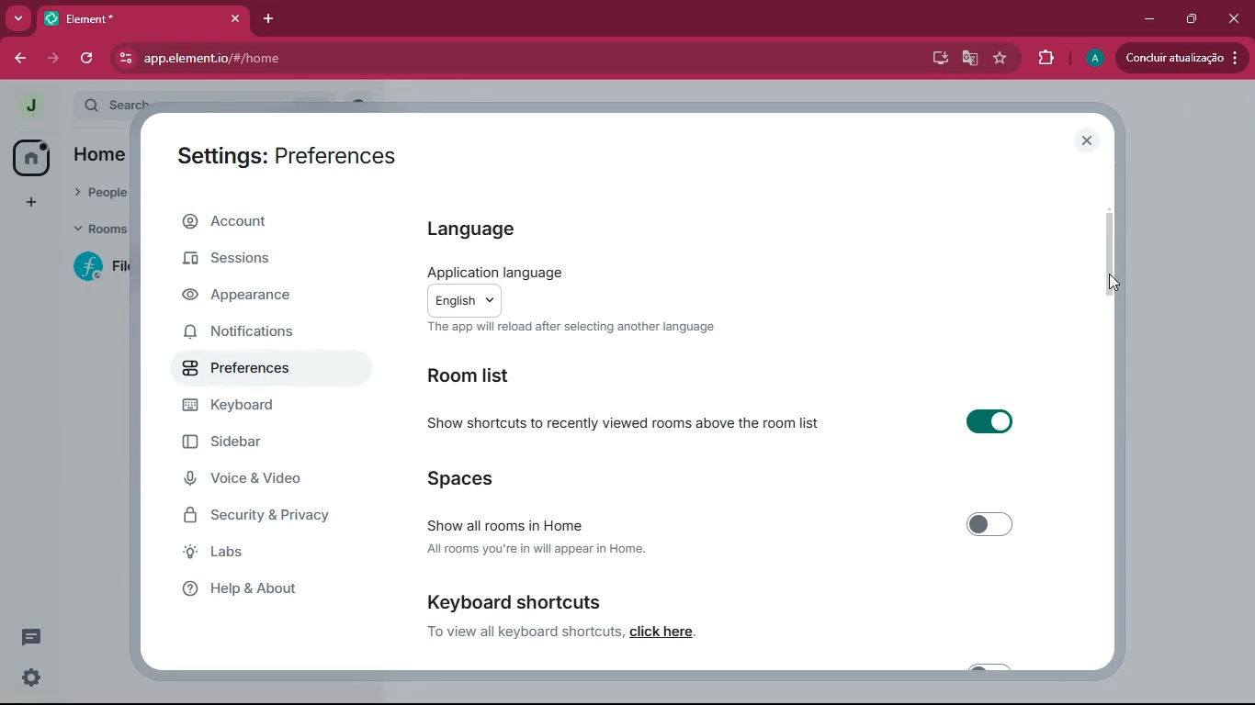  What do you see at coordinates (265, 554) in the screenshot?
I see `labs` at bounding box center [265, 554].